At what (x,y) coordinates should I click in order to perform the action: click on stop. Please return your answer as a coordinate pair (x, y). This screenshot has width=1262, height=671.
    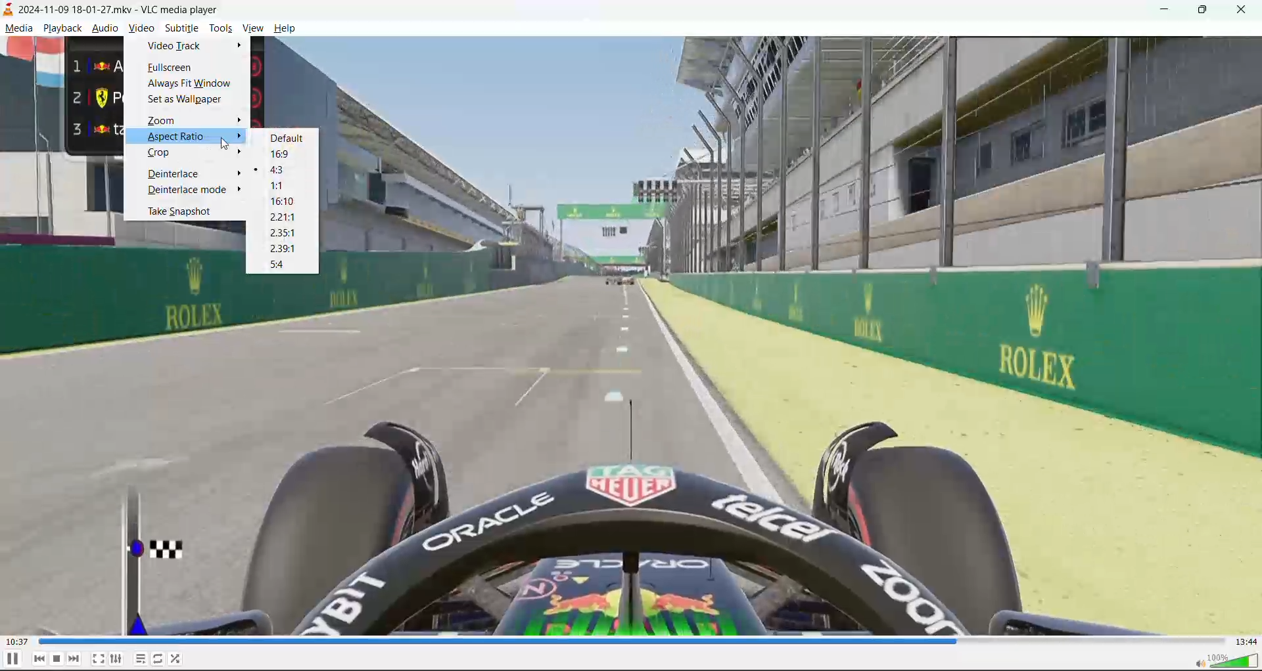
    Looking at the image, I should click on (58, 659).